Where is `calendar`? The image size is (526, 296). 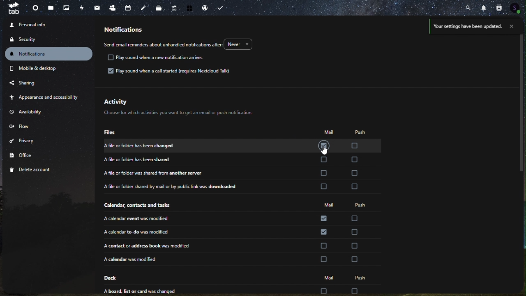 calendar is located at coordinates (129, 7).